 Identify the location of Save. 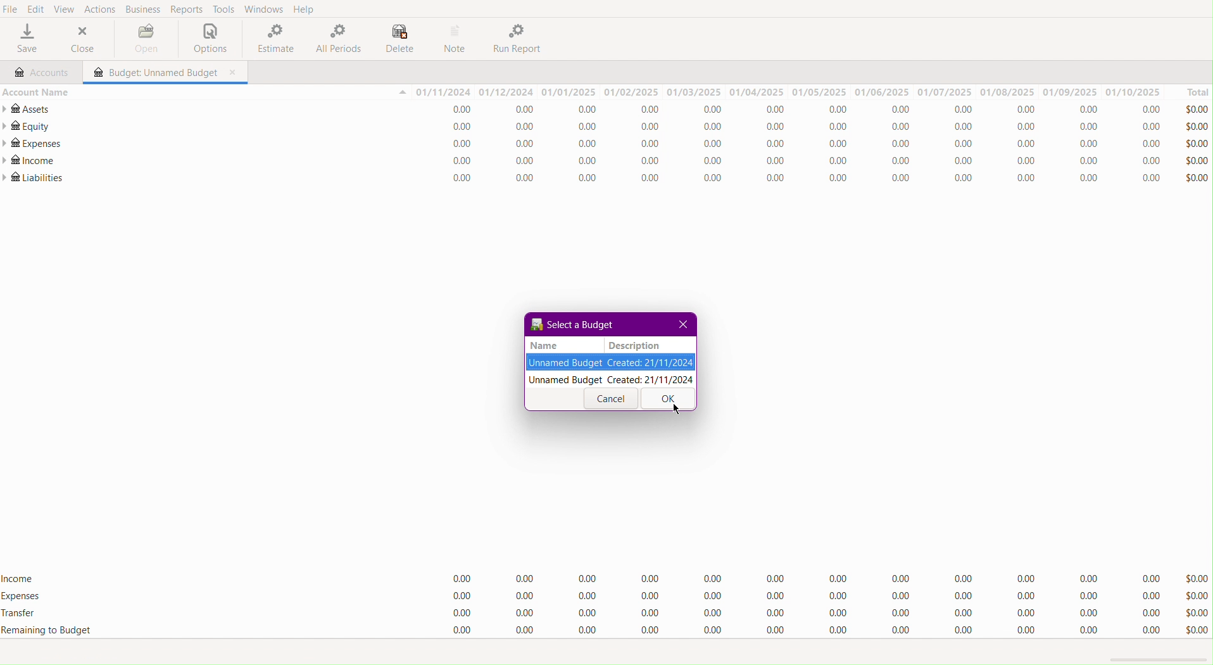
(26, 41).